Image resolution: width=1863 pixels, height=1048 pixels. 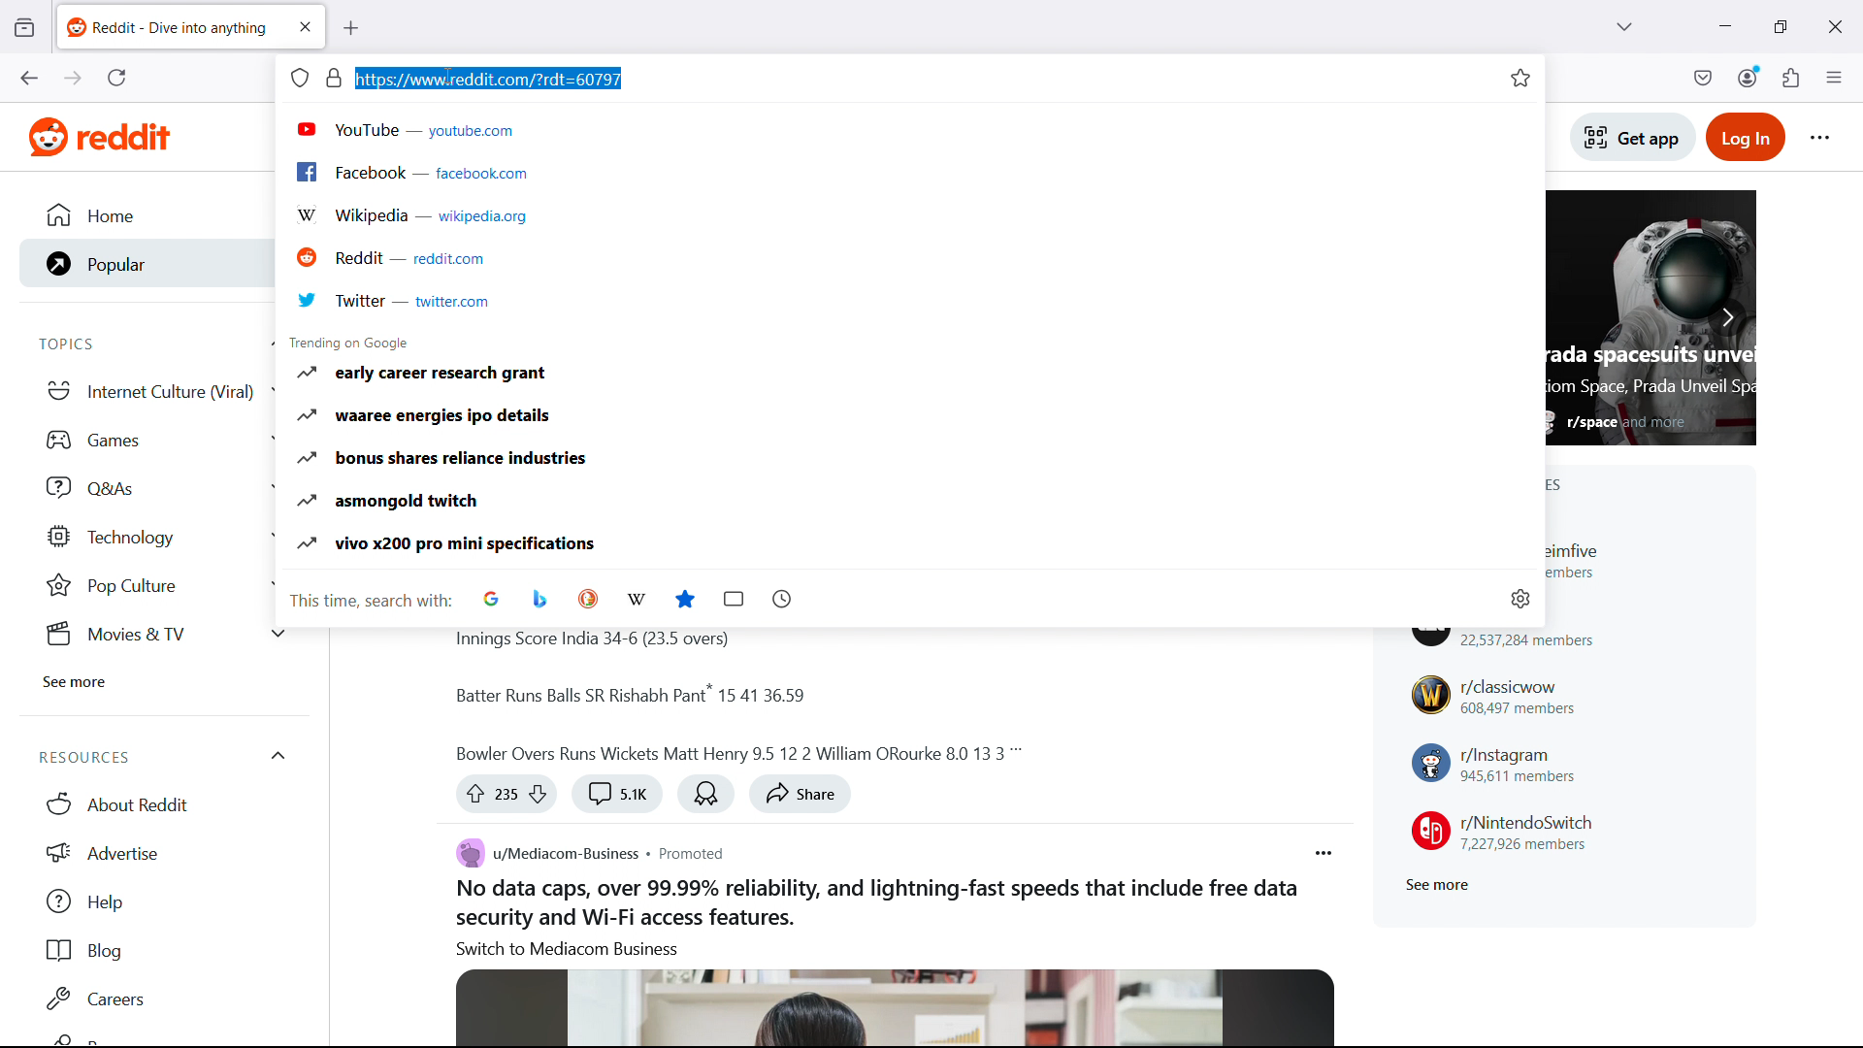 What do you see at coordinates (539, 600) in the screenshot?
I see `Choose Bing` at bounding box center [539, 600].